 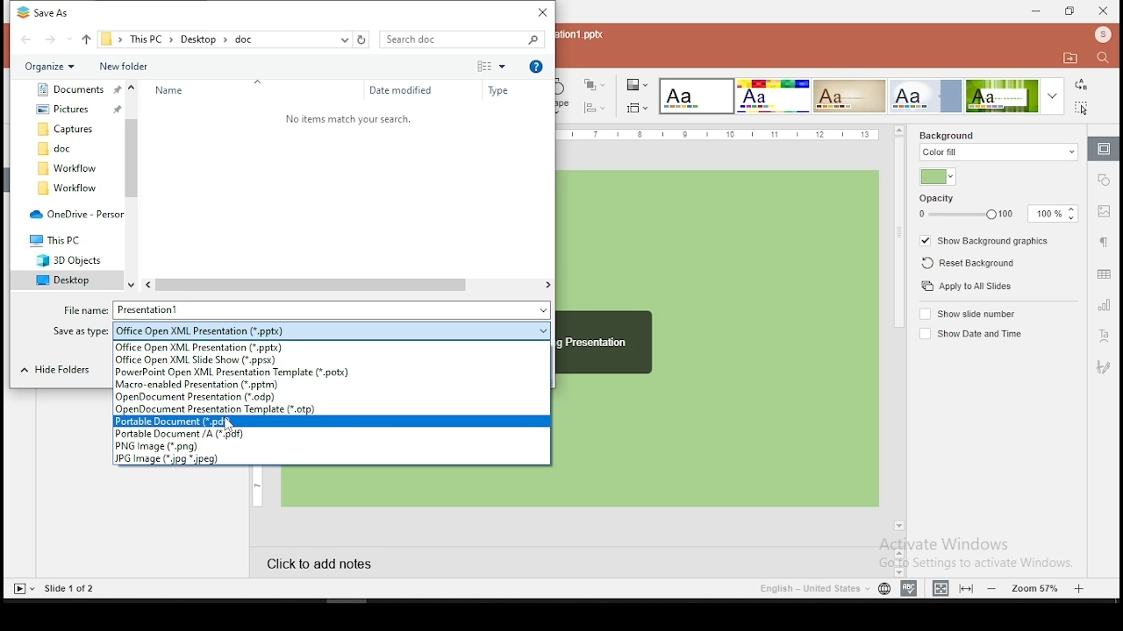 What do you see at coordinates (347, 285) in the screenshot?
I see `Horizontal scrollbar` at bounding box center [347, 285].